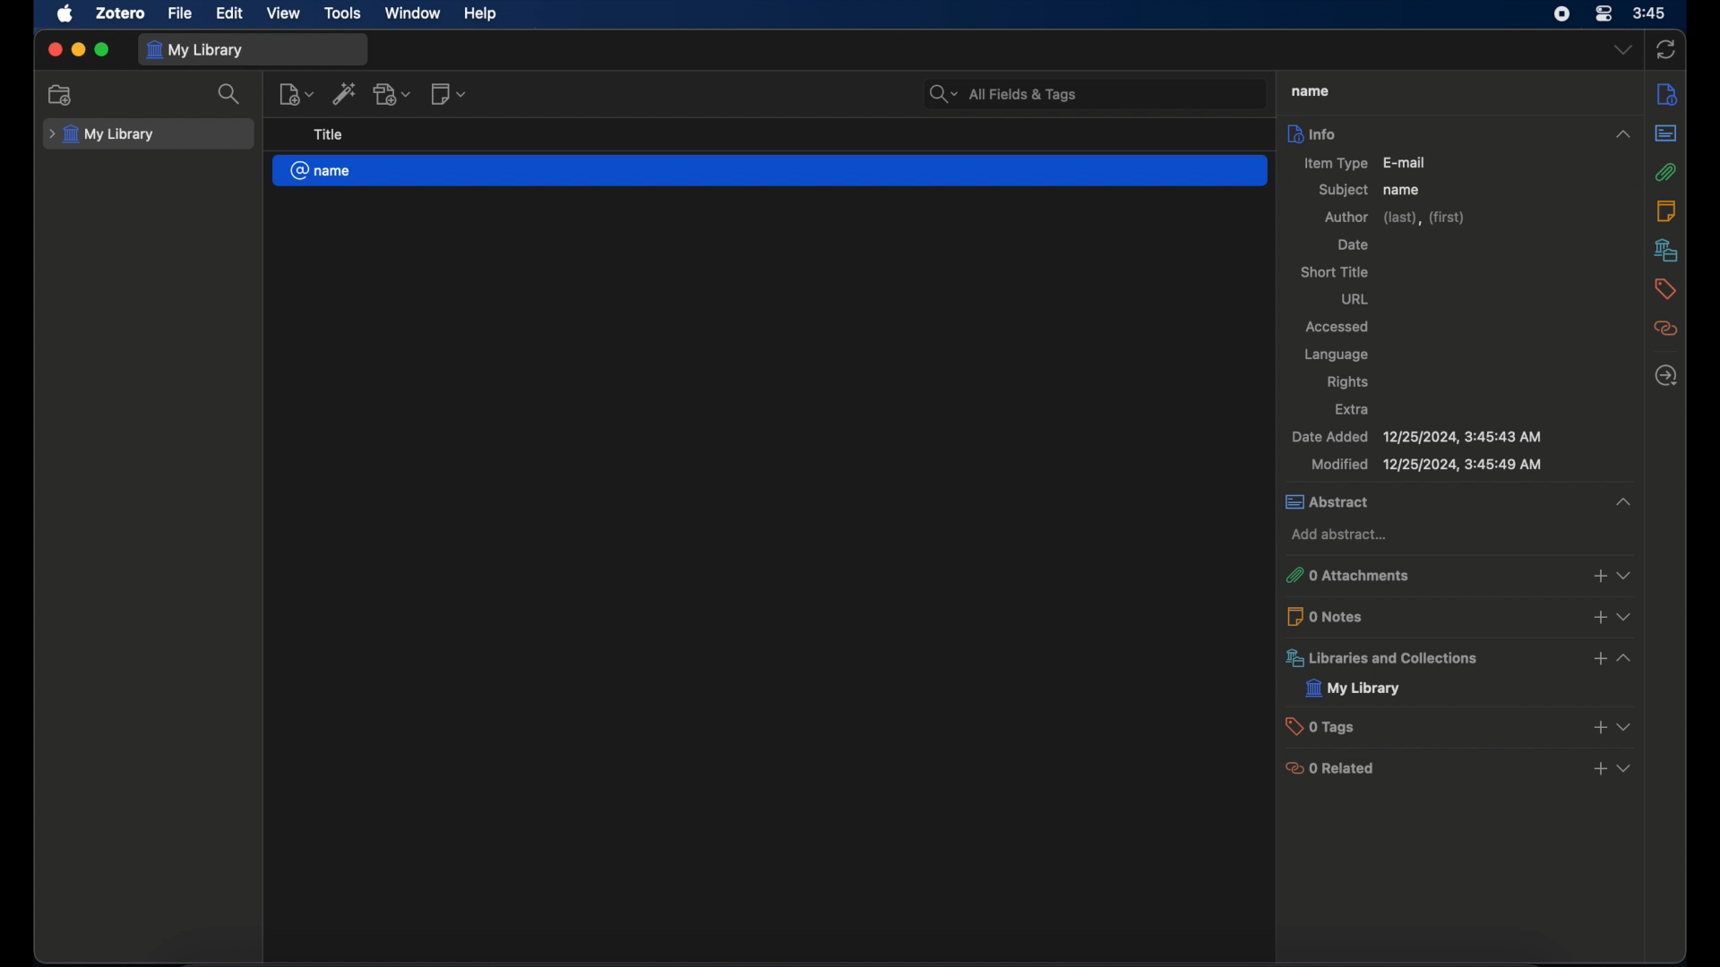  I want to click on date, so click(1353, 246).